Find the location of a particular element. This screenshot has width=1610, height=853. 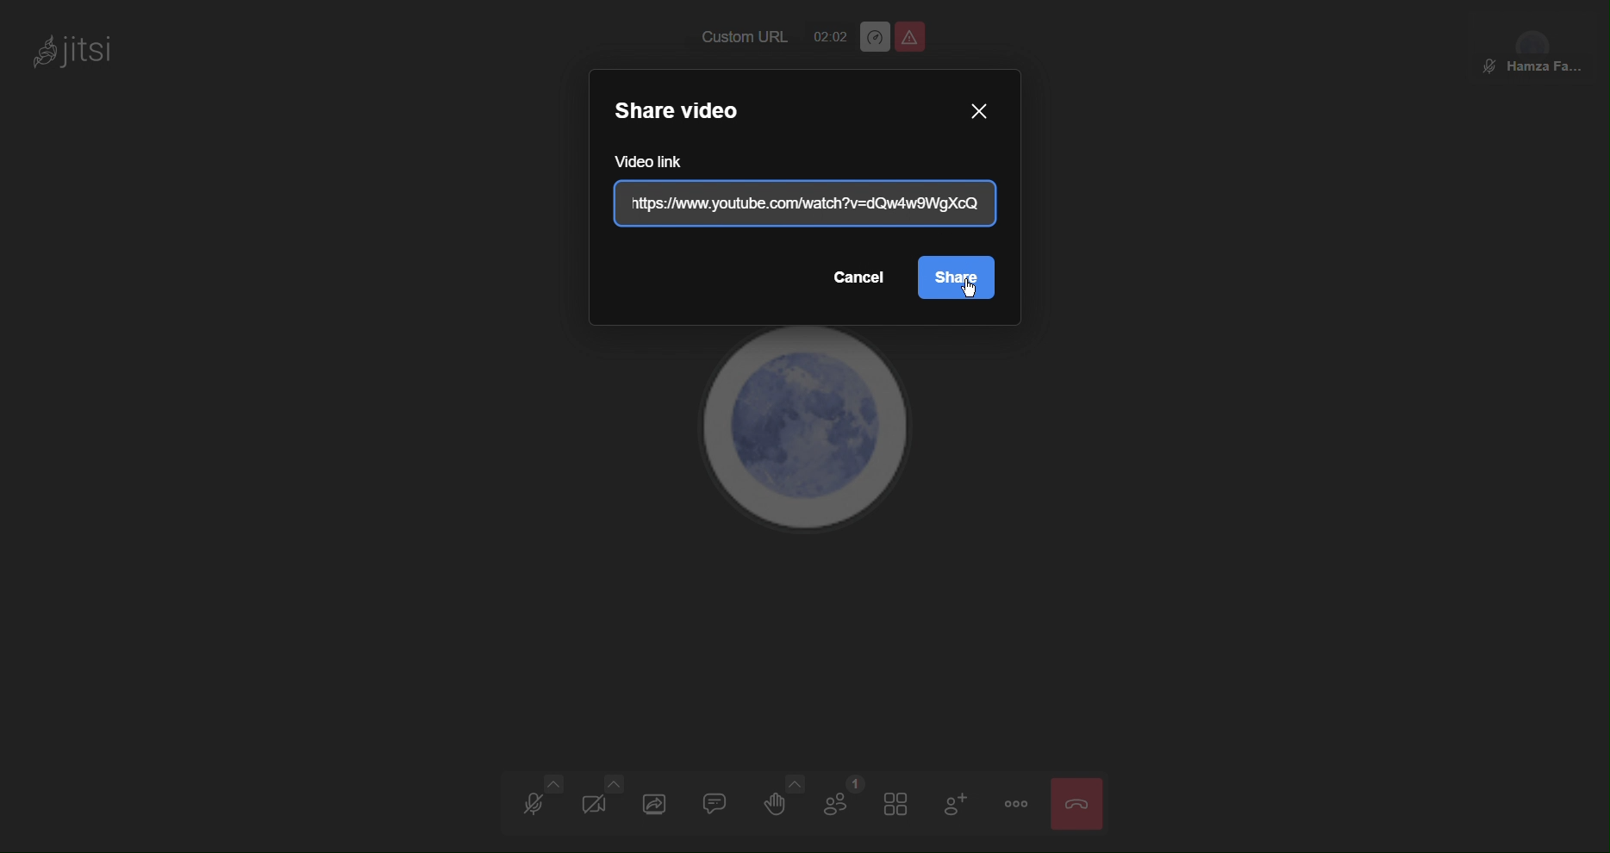

Close is located at coordinates (1078, 802).